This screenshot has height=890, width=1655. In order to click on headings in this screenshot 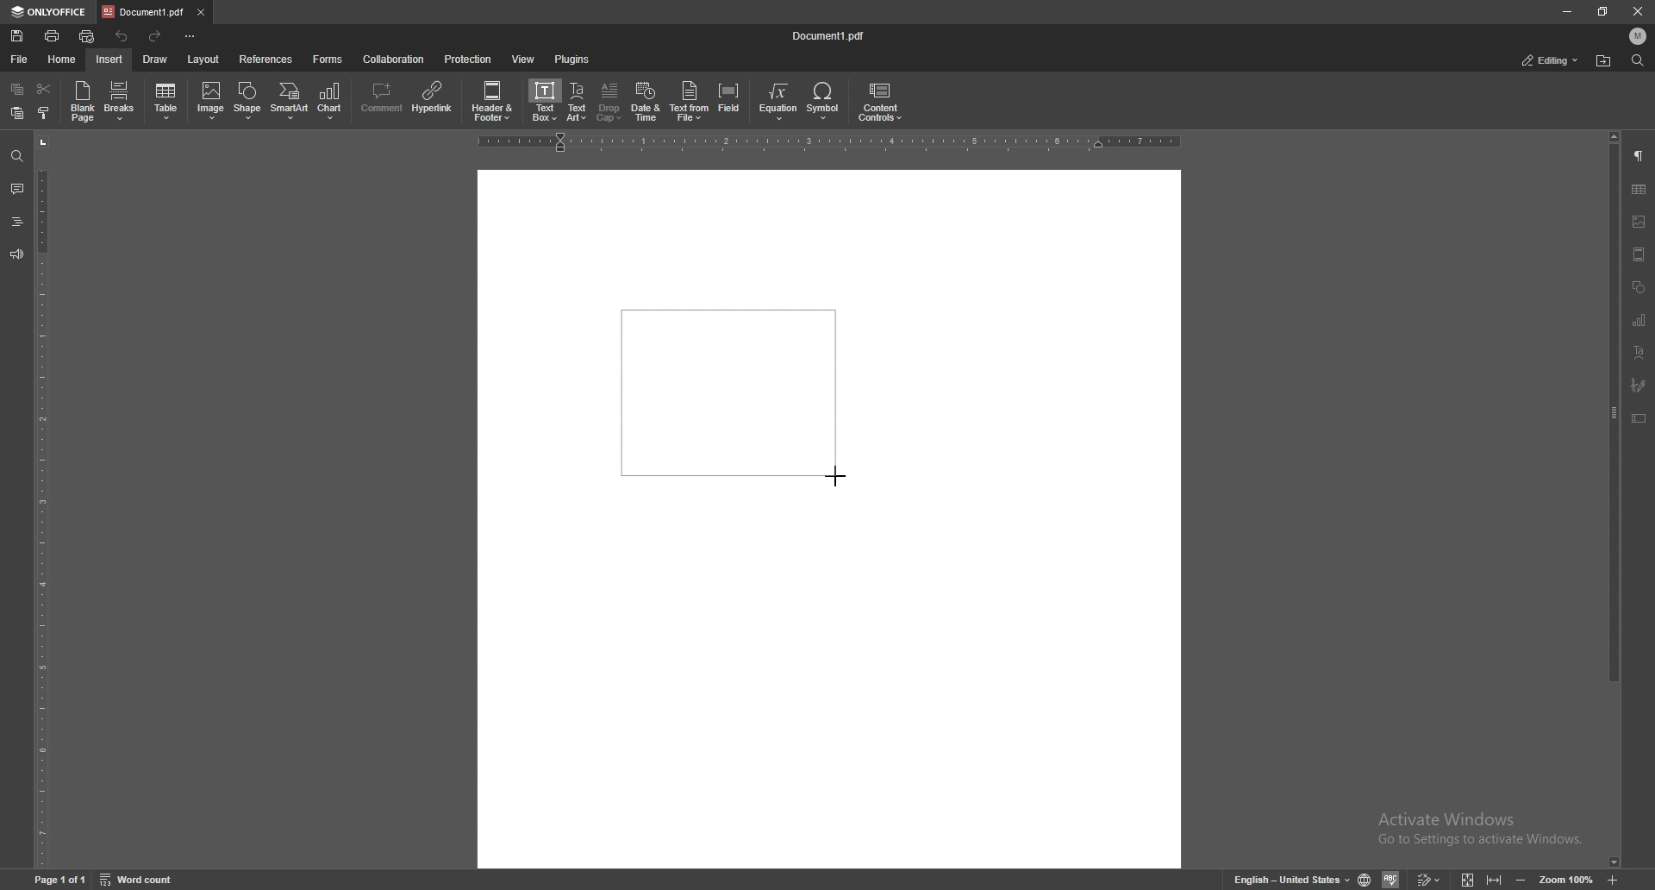, I will do `click(16, 222)`.